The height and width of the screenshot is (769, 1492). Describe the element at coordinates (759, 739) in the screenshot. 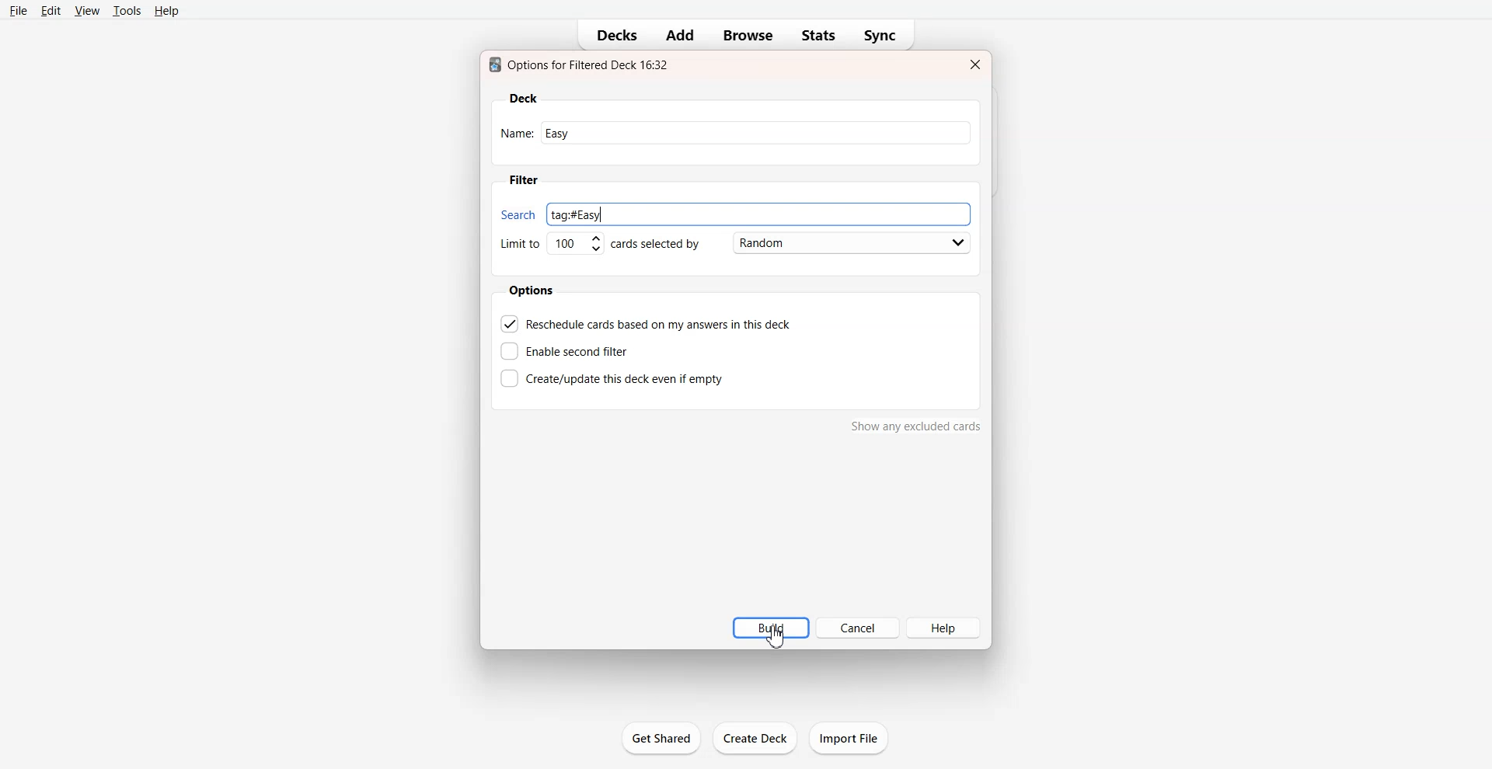

I see `create deck` at that location.